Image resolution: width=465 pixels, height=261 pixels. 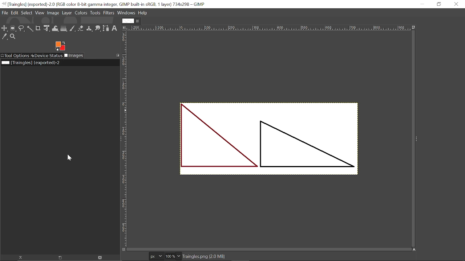 What do you see at coordinates (39, 63) in the screenshot?
I see `Current file` at bounding box center [39, 63].